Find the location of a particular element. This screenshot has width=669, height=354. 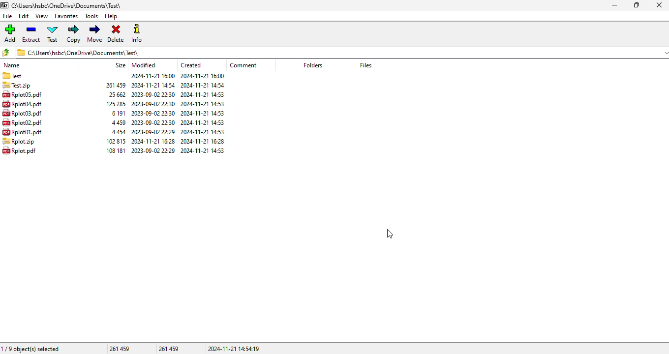

created date & time is located at coordinates (203, 141).